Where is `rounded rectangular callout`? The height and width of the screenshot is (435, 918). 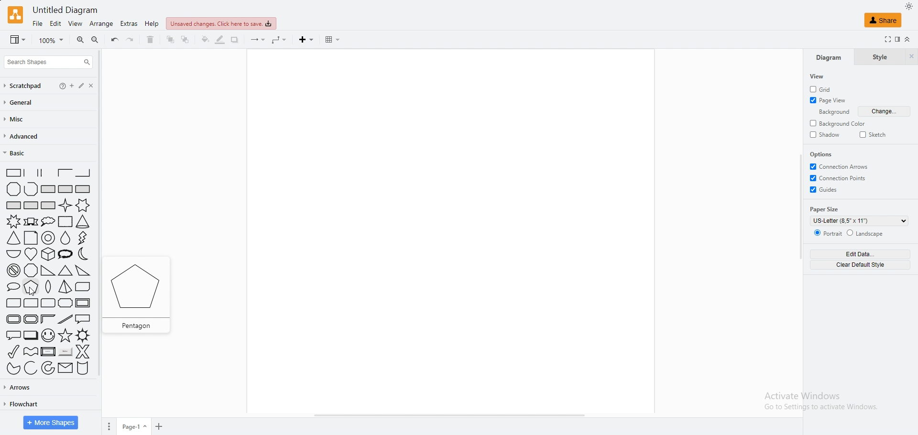 rounded rectangular callout is located at coordinates (11, 334).